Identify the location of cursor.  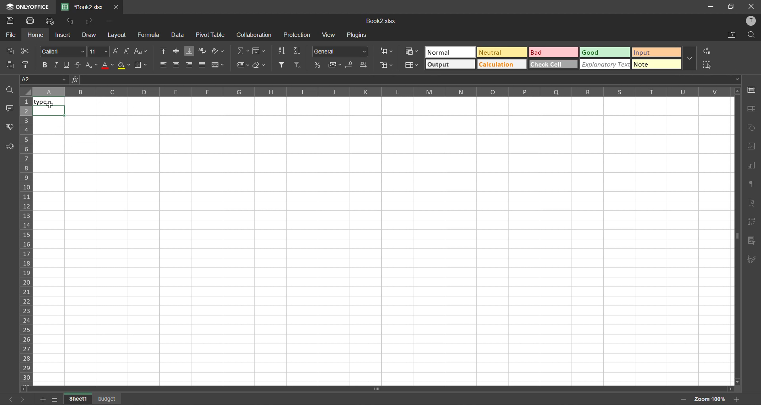
(52, 107).